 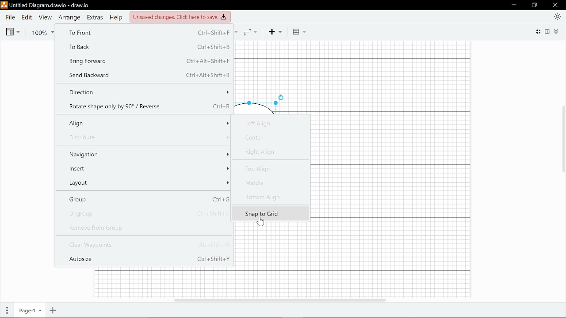 What do you see at coordinates (45, 5) in the screenshot?
I see `Current window` at bounding box center [45, 5].